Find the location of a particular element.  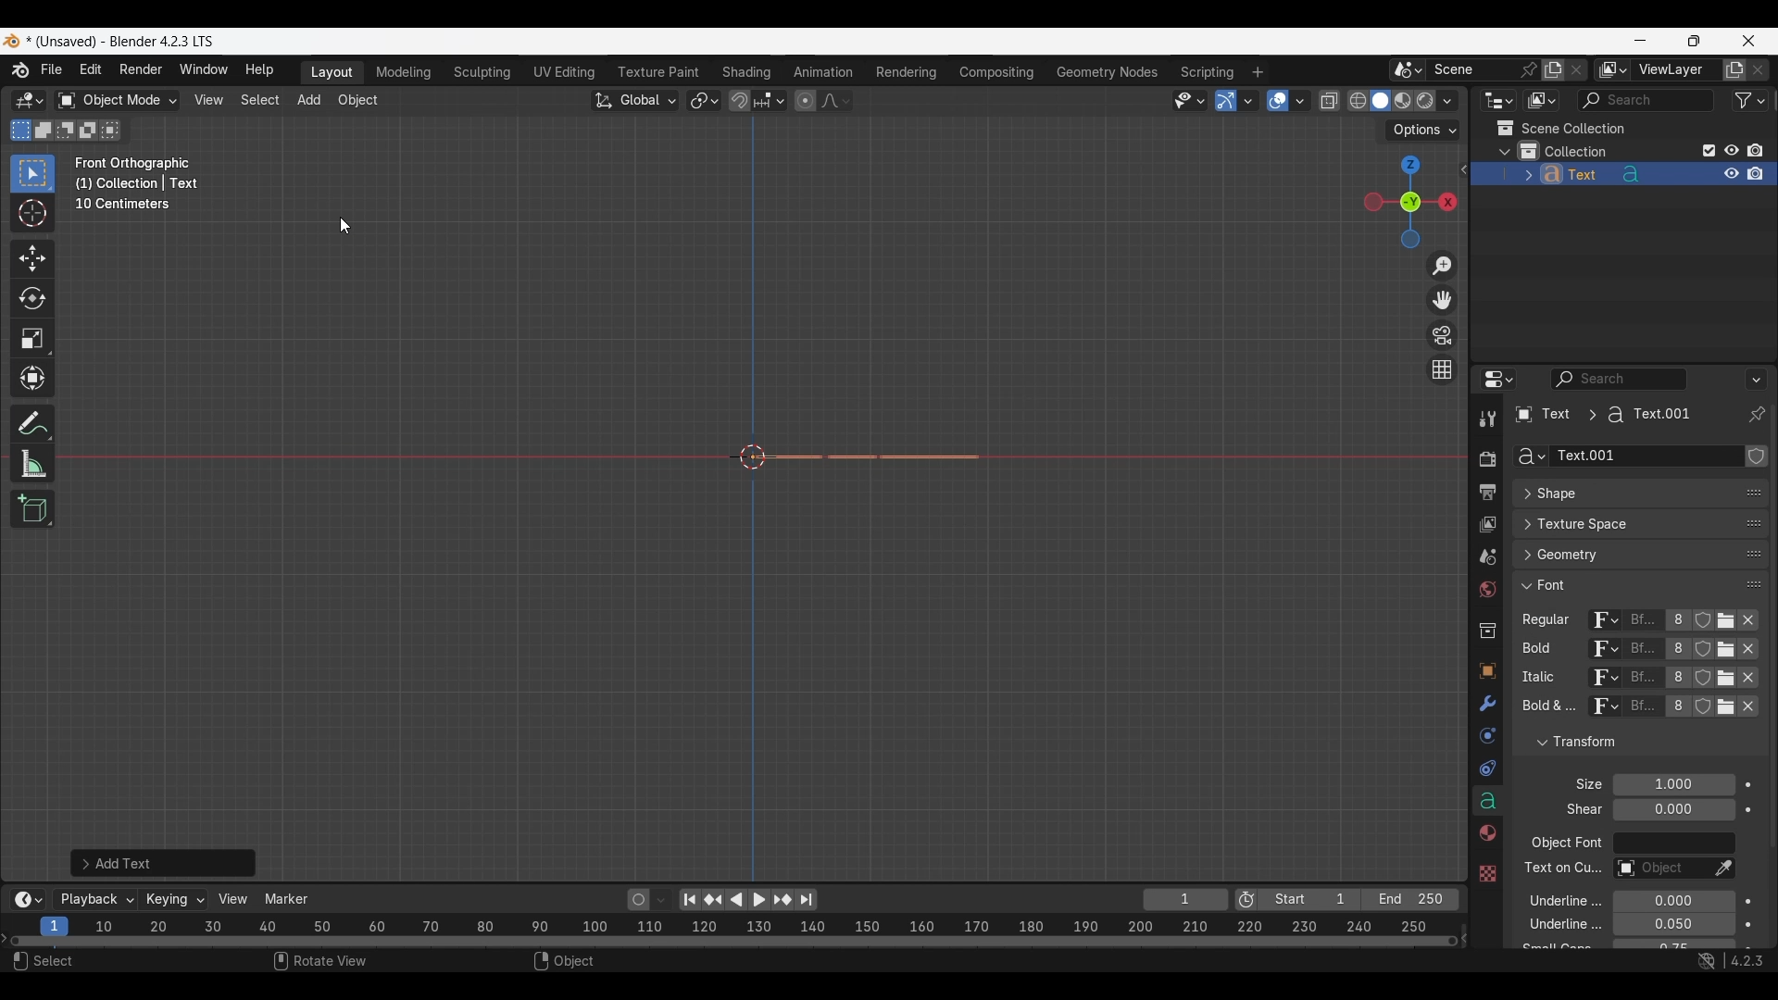

text is located at coordinates (1554, 947).